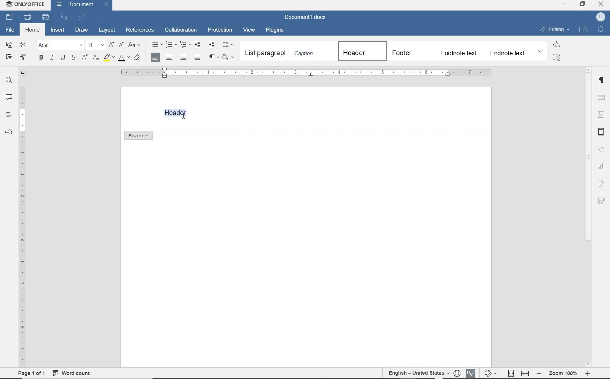 The width and height of the screenshot is (610, 379). Describe the element at coordinates (138, 135) in the screenshot. I see `header` at that location.